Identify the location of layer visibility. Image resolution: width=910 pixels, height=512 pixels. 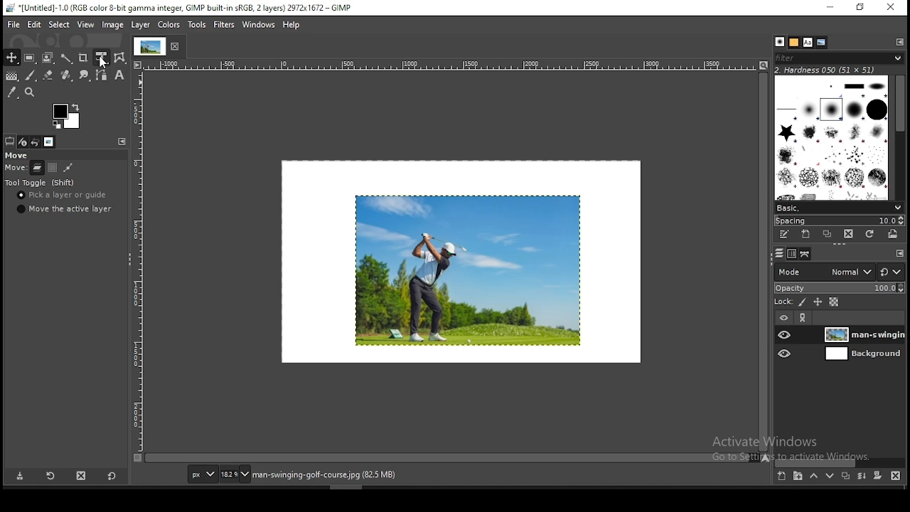
(783, 319).